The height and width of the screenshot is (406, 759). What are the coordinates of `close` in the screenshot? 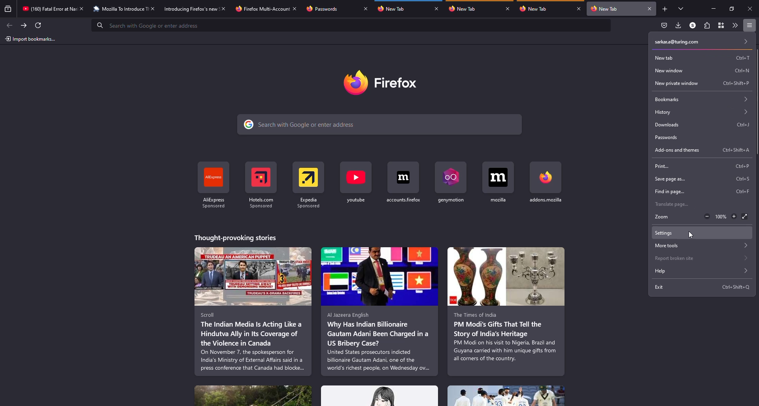 It's located at (295, 8).